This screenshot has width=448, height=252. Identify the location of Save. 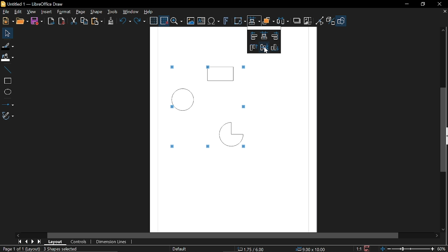
(366, 248).